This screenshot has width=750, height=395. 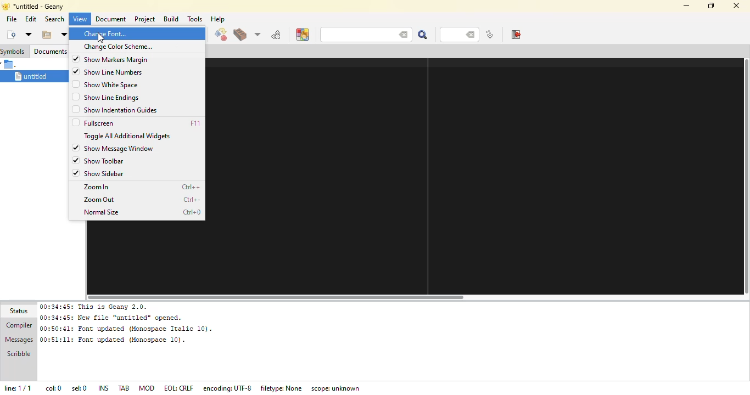 What do you see at coordinates (14, 51) in the screenshot?
I see `symbols` at bounding box center [14, 51].